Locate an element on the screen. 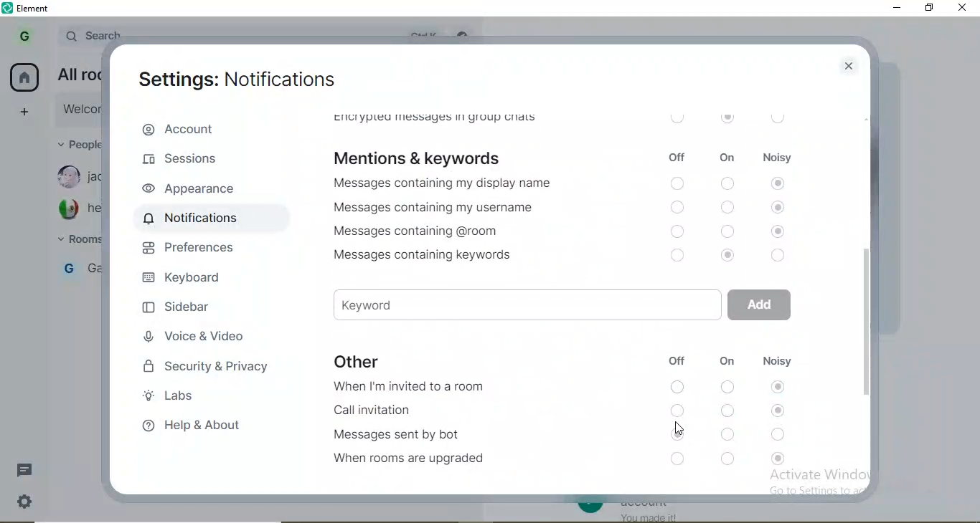 Image resolution: width=980 pixels, height=523 pixels. switch on is located at coordinates (681, 433).